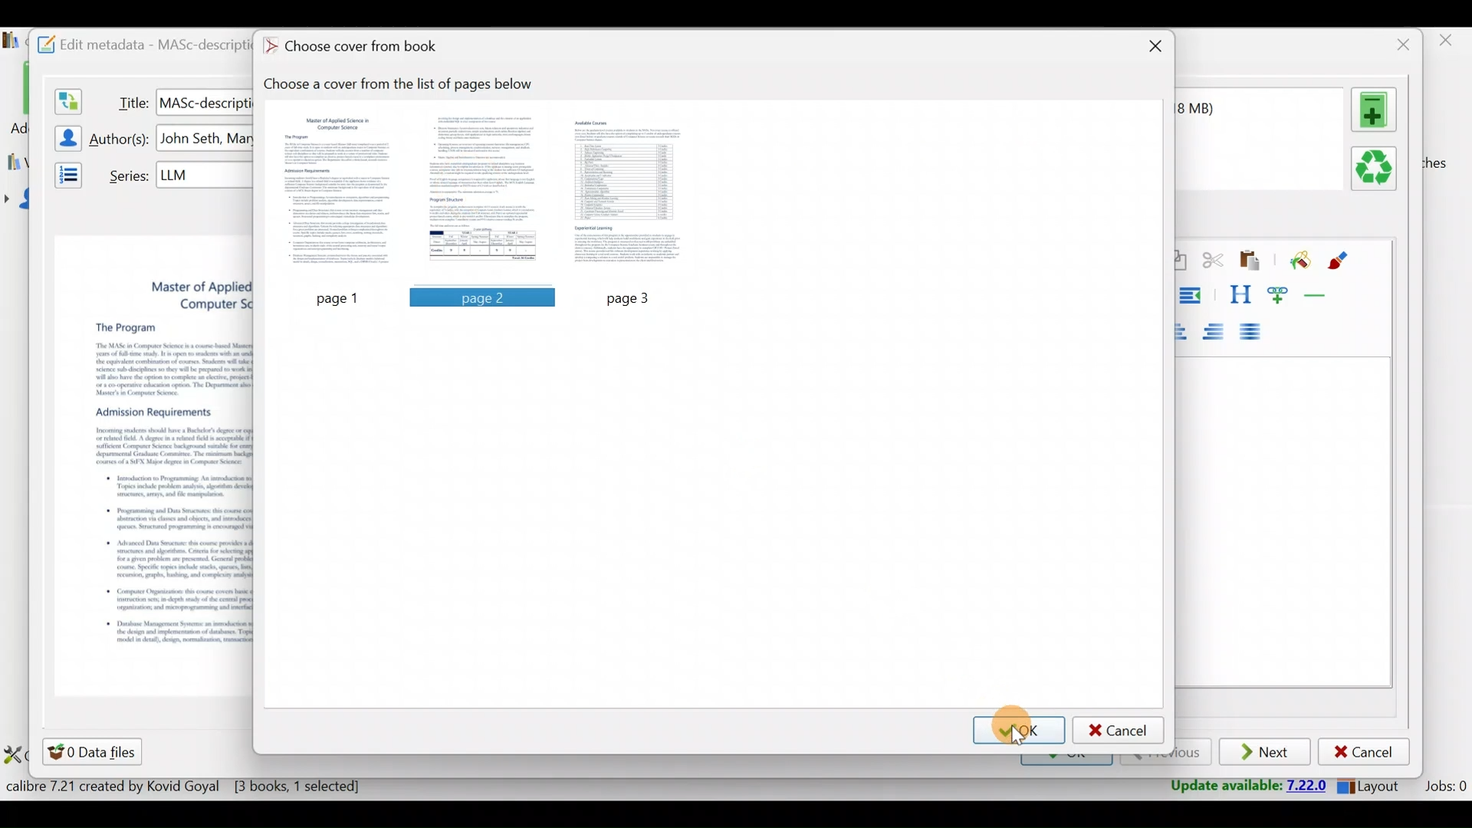 Image resolution: width=1472 pixels, height=828 pixels. I want to click on , so click(206, 139).